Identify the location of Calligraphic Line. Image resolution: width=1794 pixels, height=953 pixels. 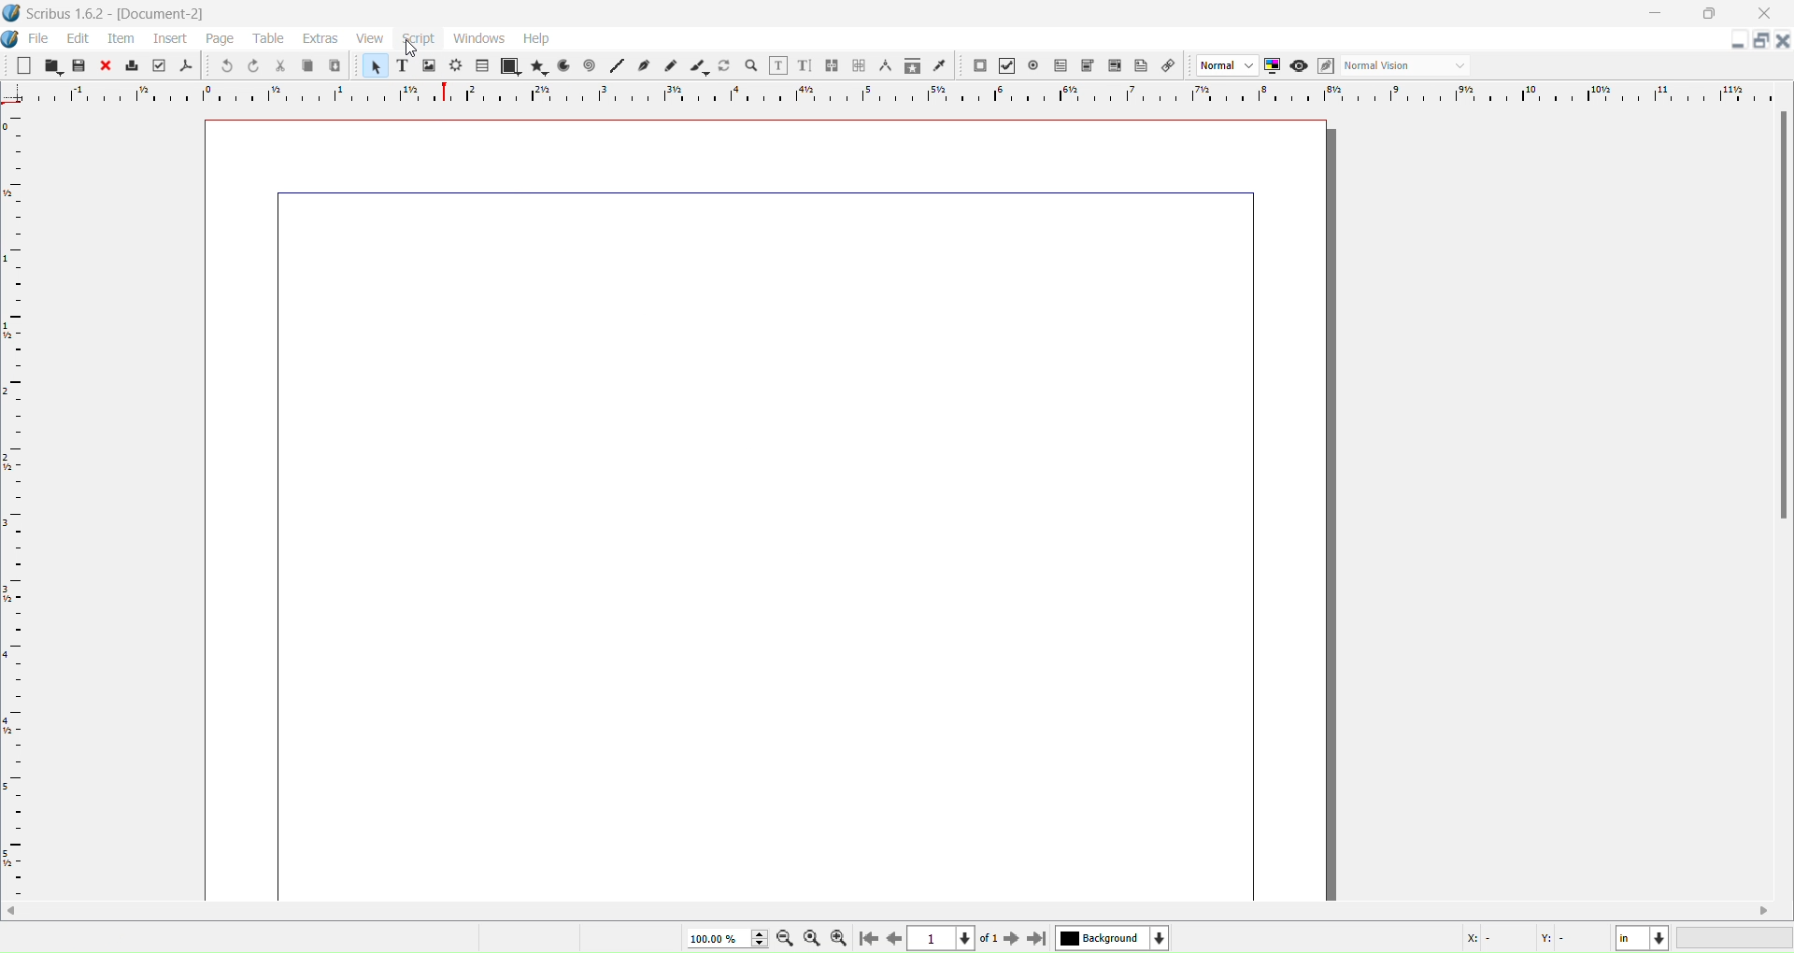
(702, 65).